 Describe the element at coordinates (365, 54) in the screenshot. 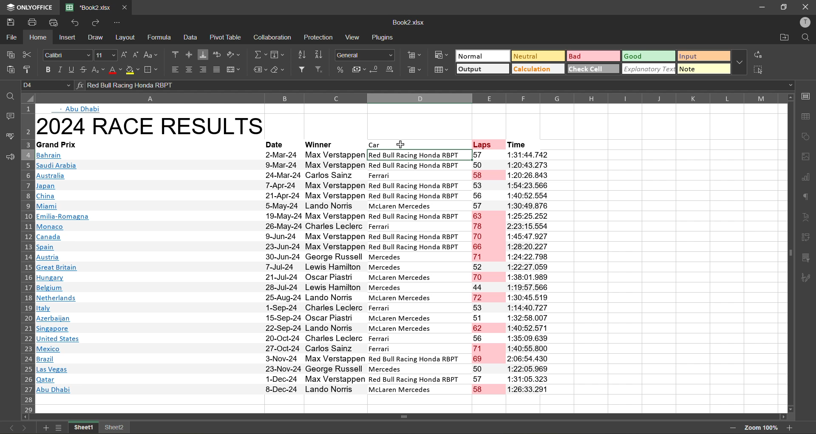

I see `number format` at that location.